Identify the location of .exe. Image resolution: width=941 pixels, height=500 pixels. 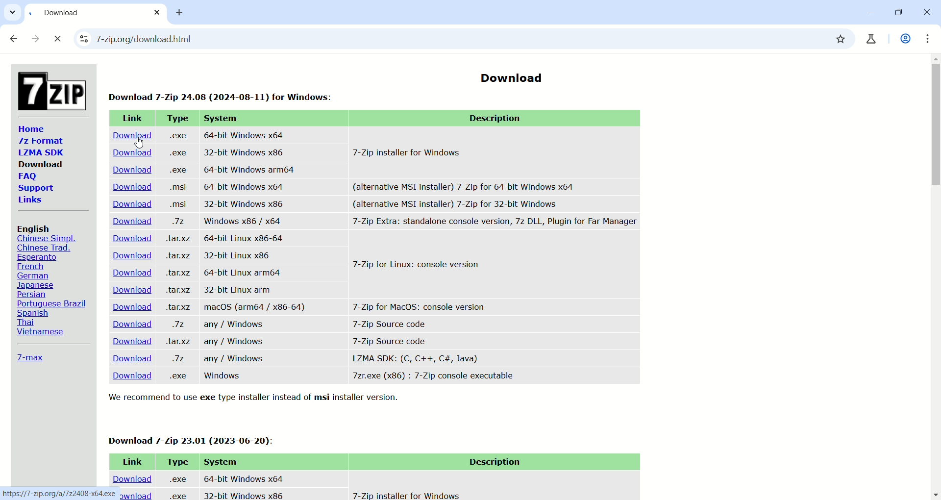
(176, 496).